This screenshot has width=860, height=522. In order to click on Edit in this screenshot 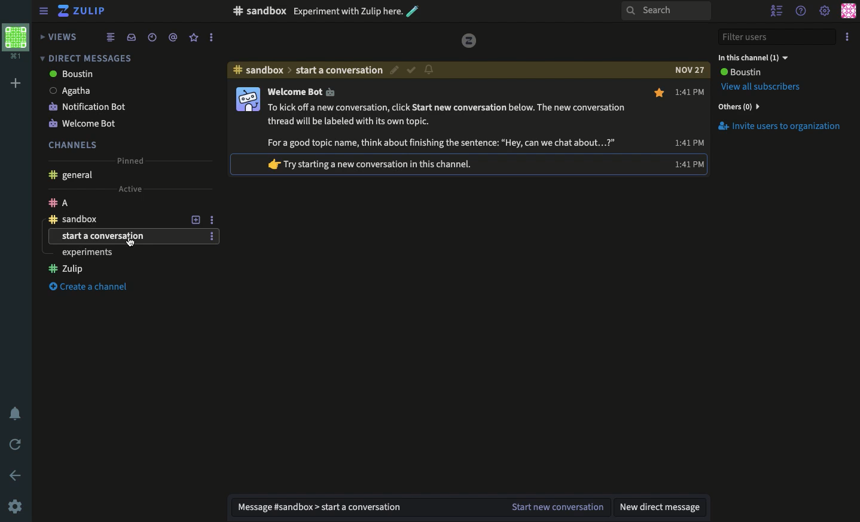, I will do `click(395, 72)`.